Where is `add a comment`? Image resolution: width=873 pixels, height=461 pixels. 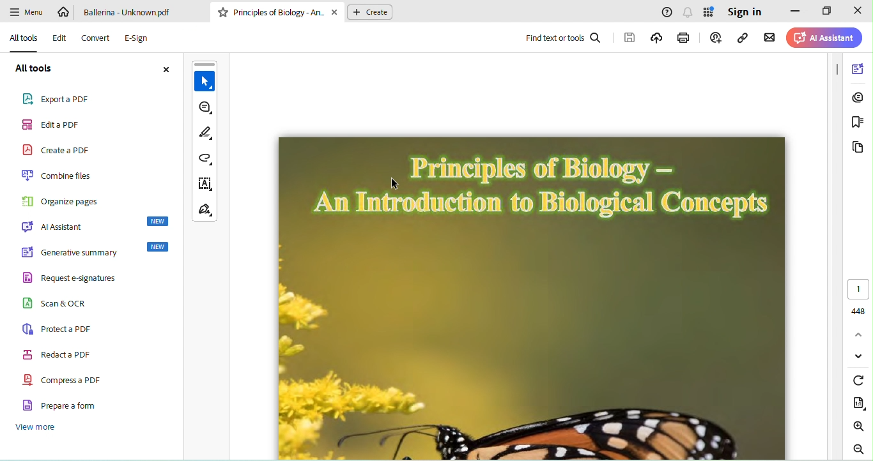 add a comment is located at coordinates (205, 109).